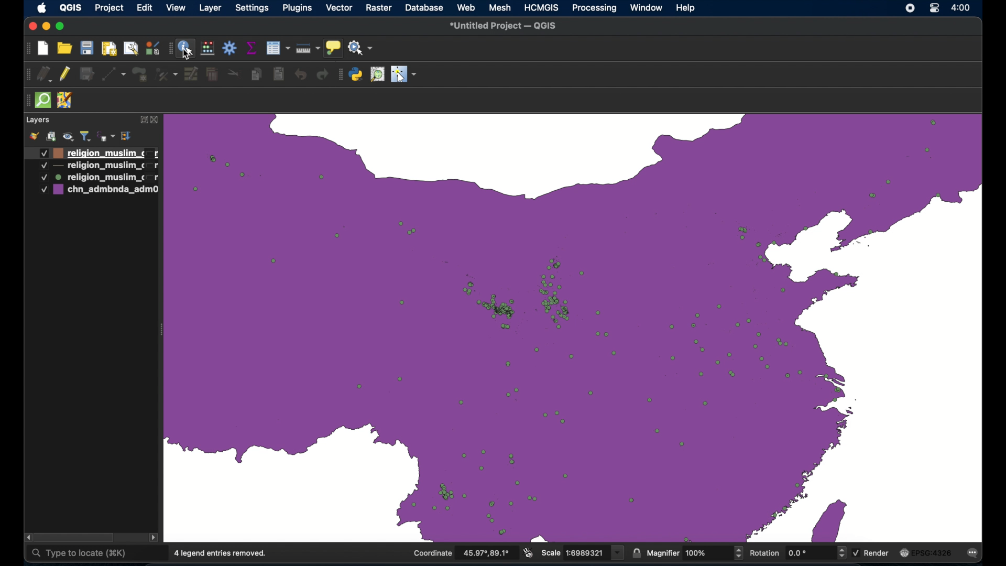  Describe the element at coordinates (529, 552) in the screenshot. I see `toggle extents and mouse display position` at that location.